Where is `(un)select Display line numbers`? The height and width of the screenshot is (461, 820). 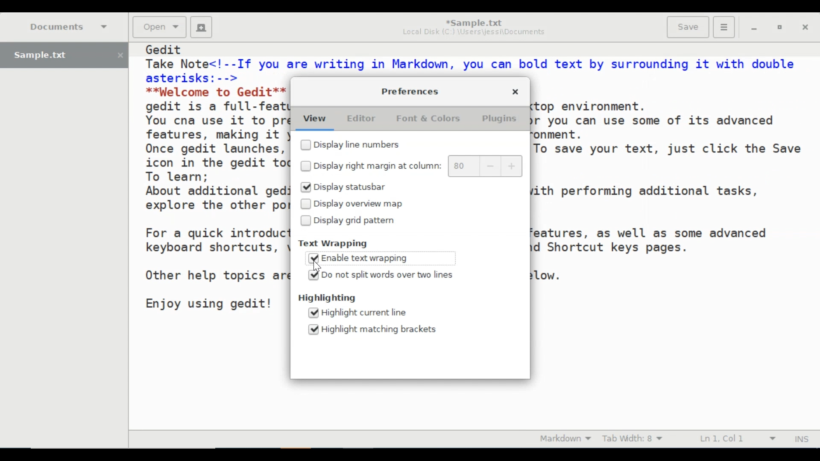
(un)select Display line numbers is located at coordinates (352, 145).